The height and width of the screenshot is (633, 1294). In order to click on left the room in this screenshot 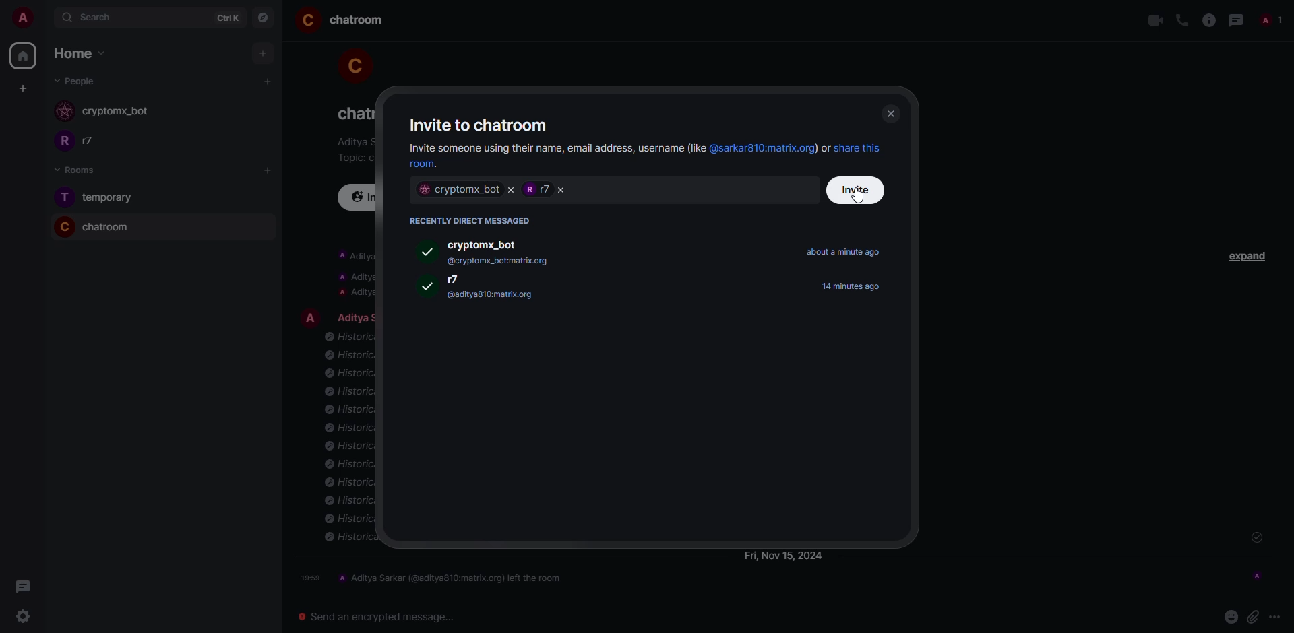, I will do `click(453, 577)`.